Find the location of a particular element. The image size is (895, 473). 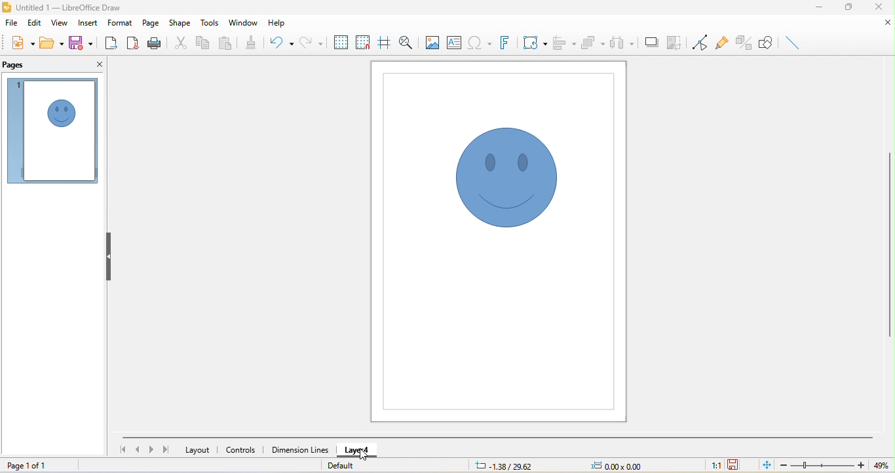

display grid is located at coordinates (342, 43).